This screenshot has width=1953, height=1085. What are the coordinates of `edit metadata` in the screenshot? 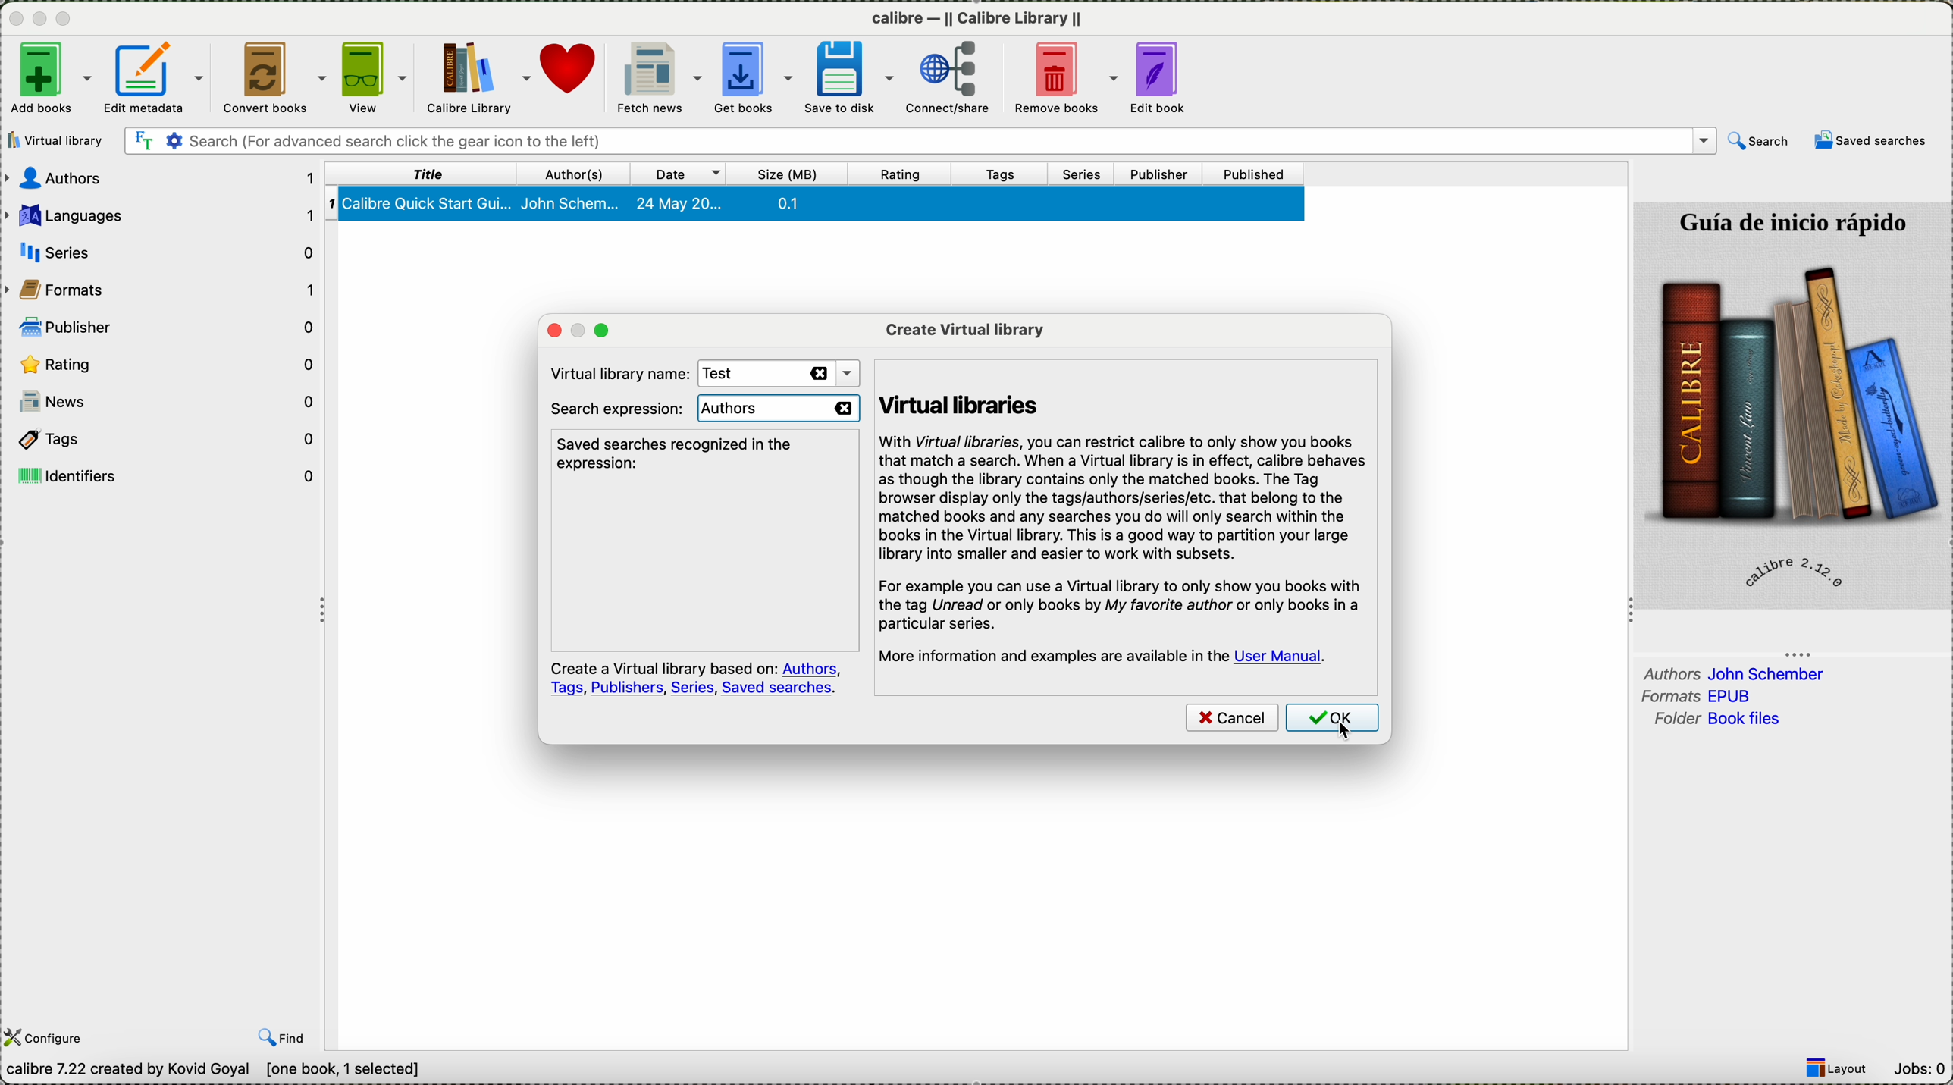 It's located at (156, 77).